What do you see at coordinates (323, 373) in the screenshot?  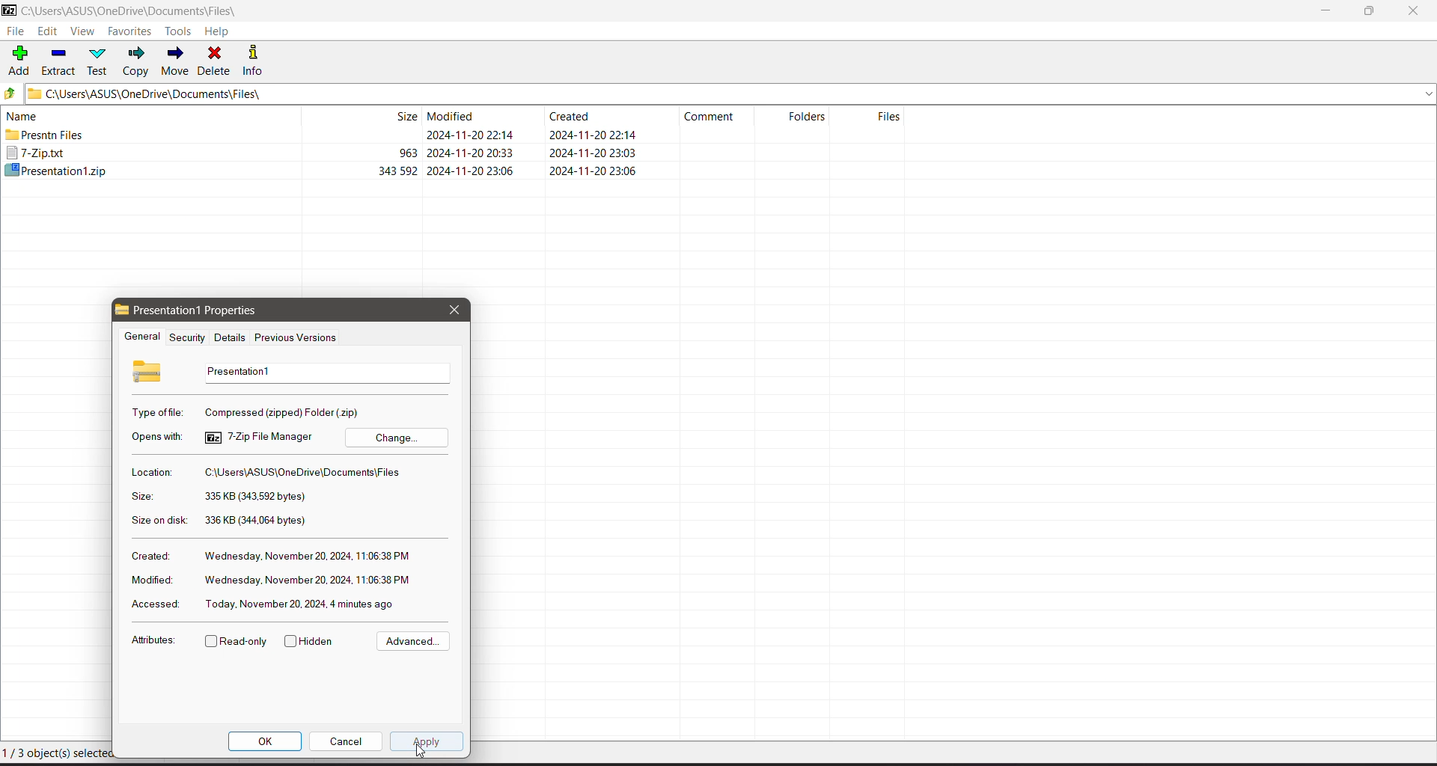 I see `Selected file name` at bounding box center [323, 373].